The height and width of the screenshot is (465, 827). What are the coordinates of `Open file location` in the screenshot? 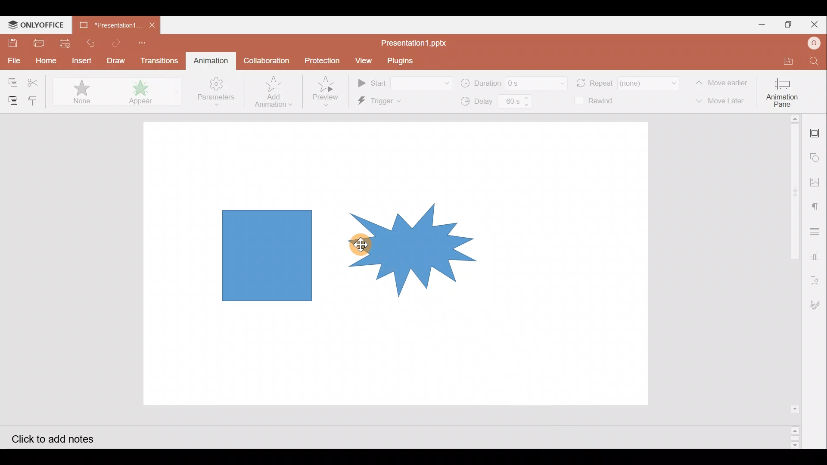 It's located at (782, 62).